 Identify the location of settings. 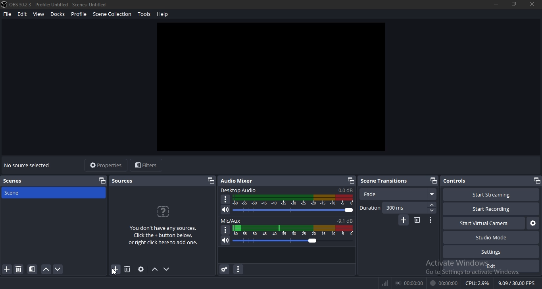
(493, 252).